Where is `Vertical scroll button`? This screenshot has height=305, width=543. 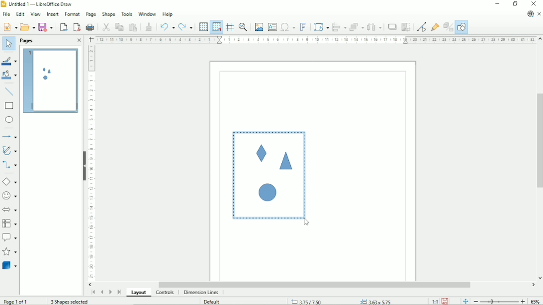
Vertical scroll button is located at coordinates (540, 278).